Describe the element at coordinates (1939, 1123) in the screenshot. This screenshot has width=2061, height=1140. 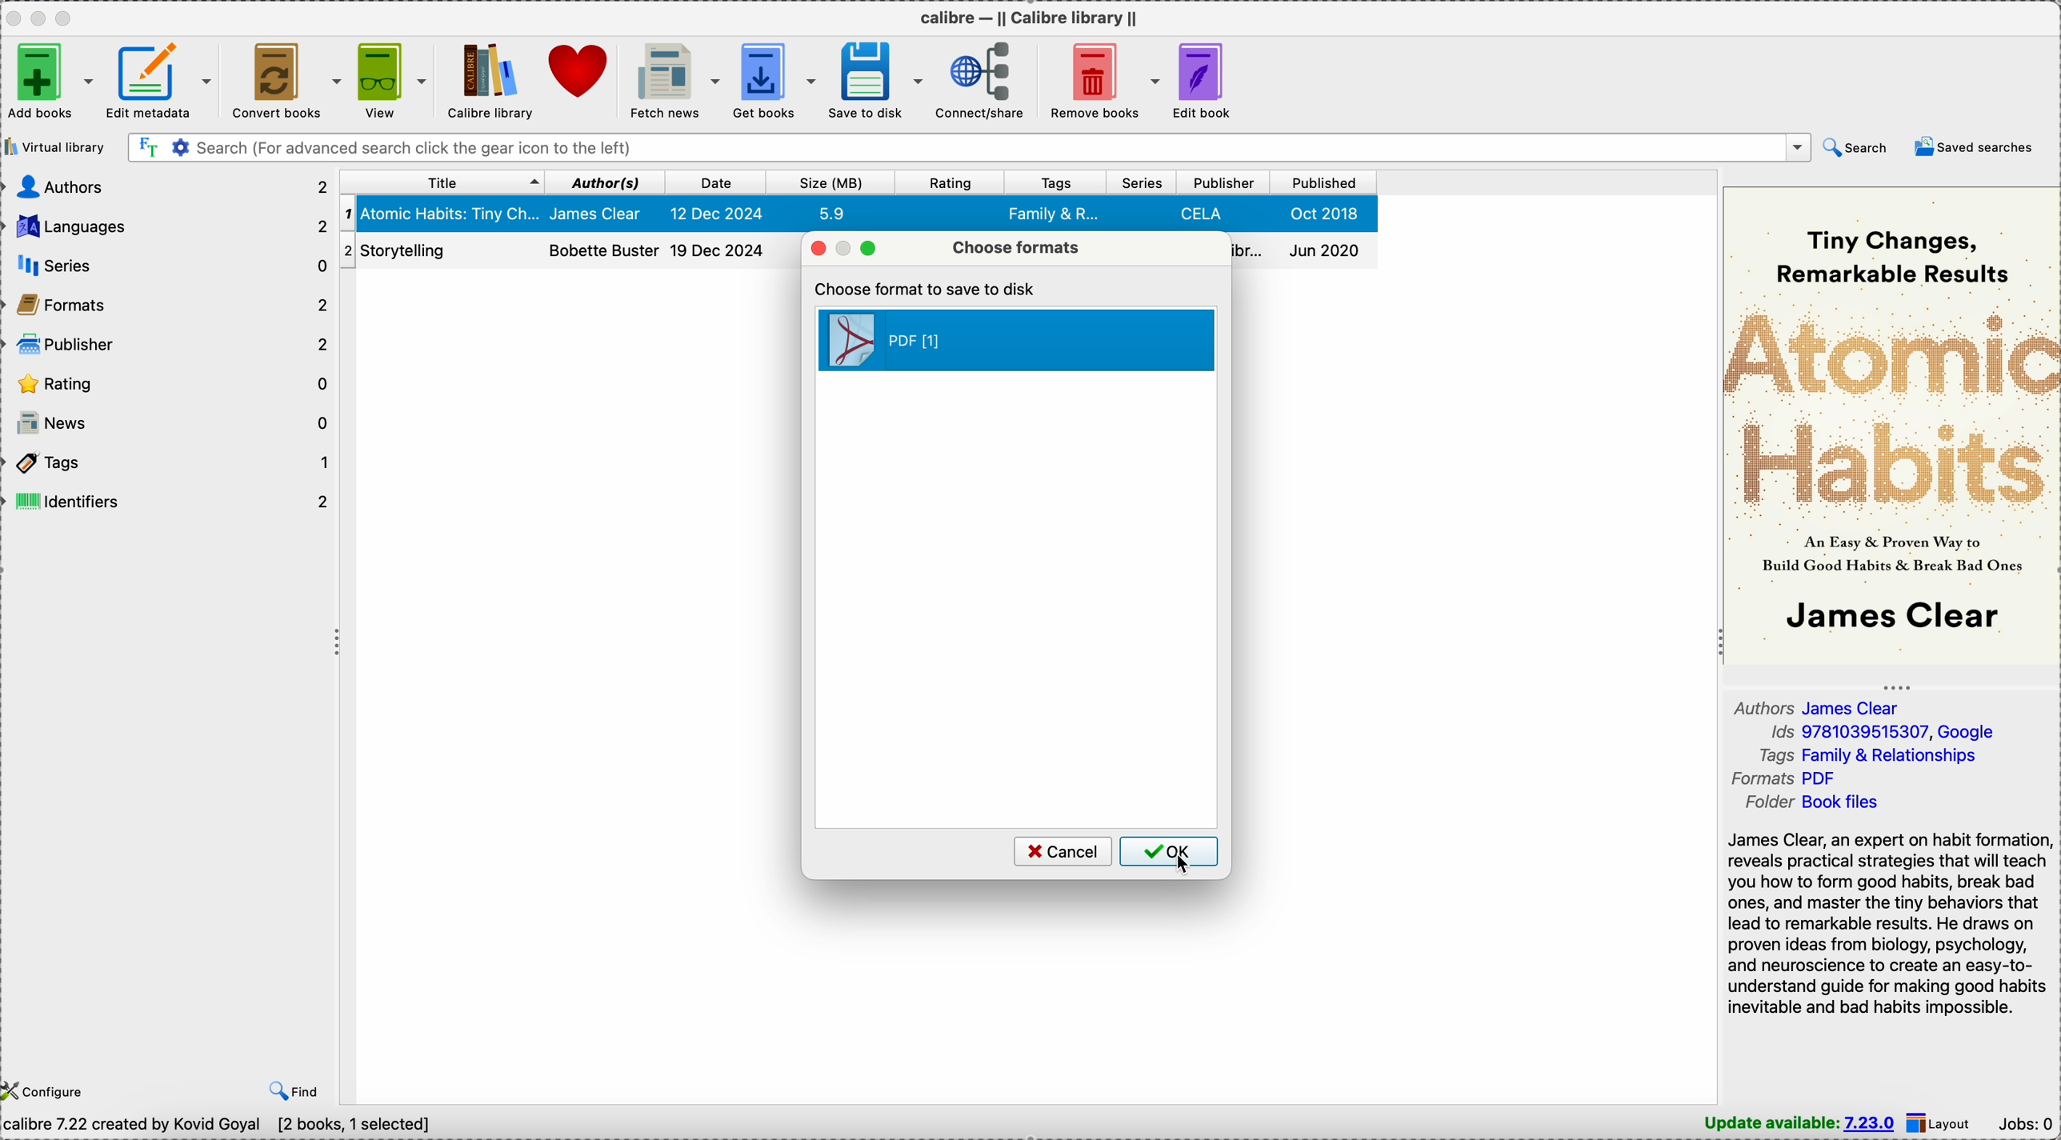
I see `layout` at that location.